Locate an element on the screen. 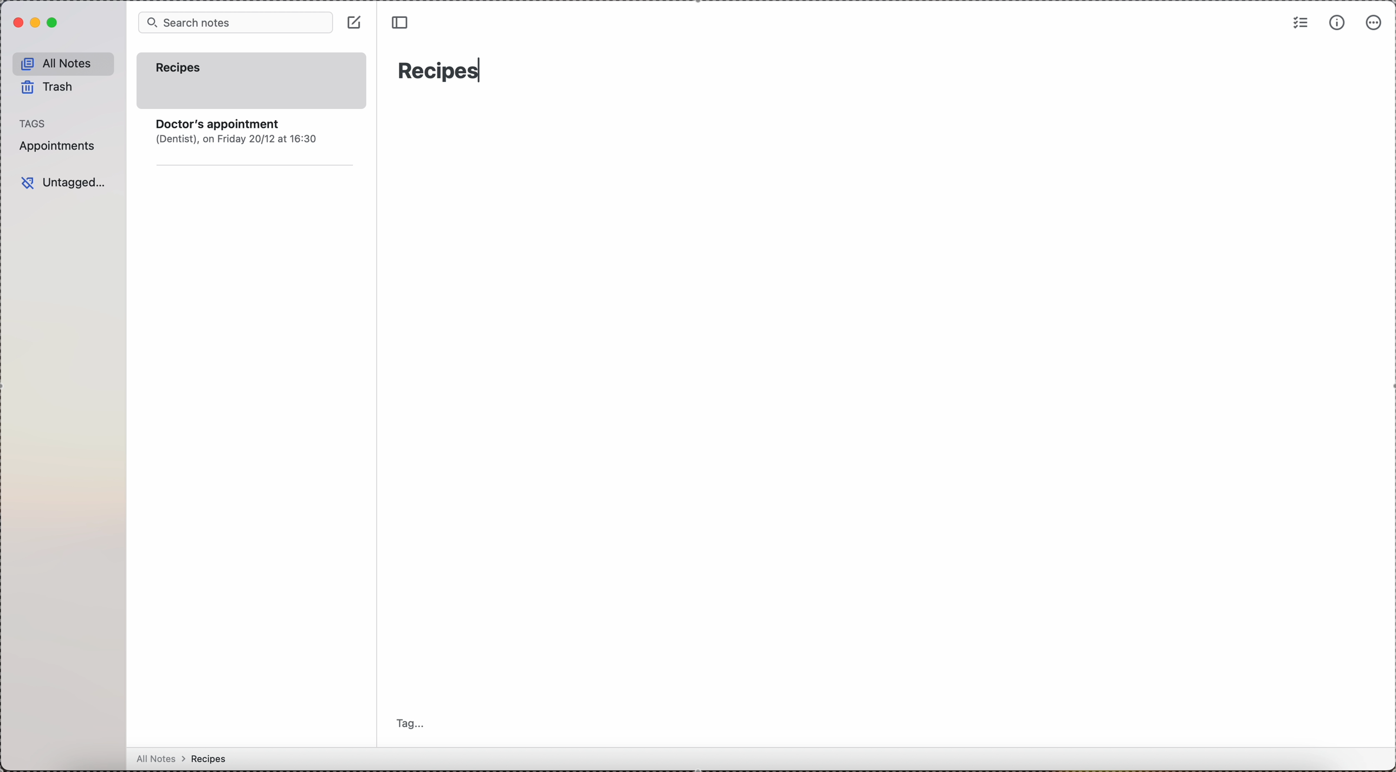  metrics is located at coordinates (1337, 23).